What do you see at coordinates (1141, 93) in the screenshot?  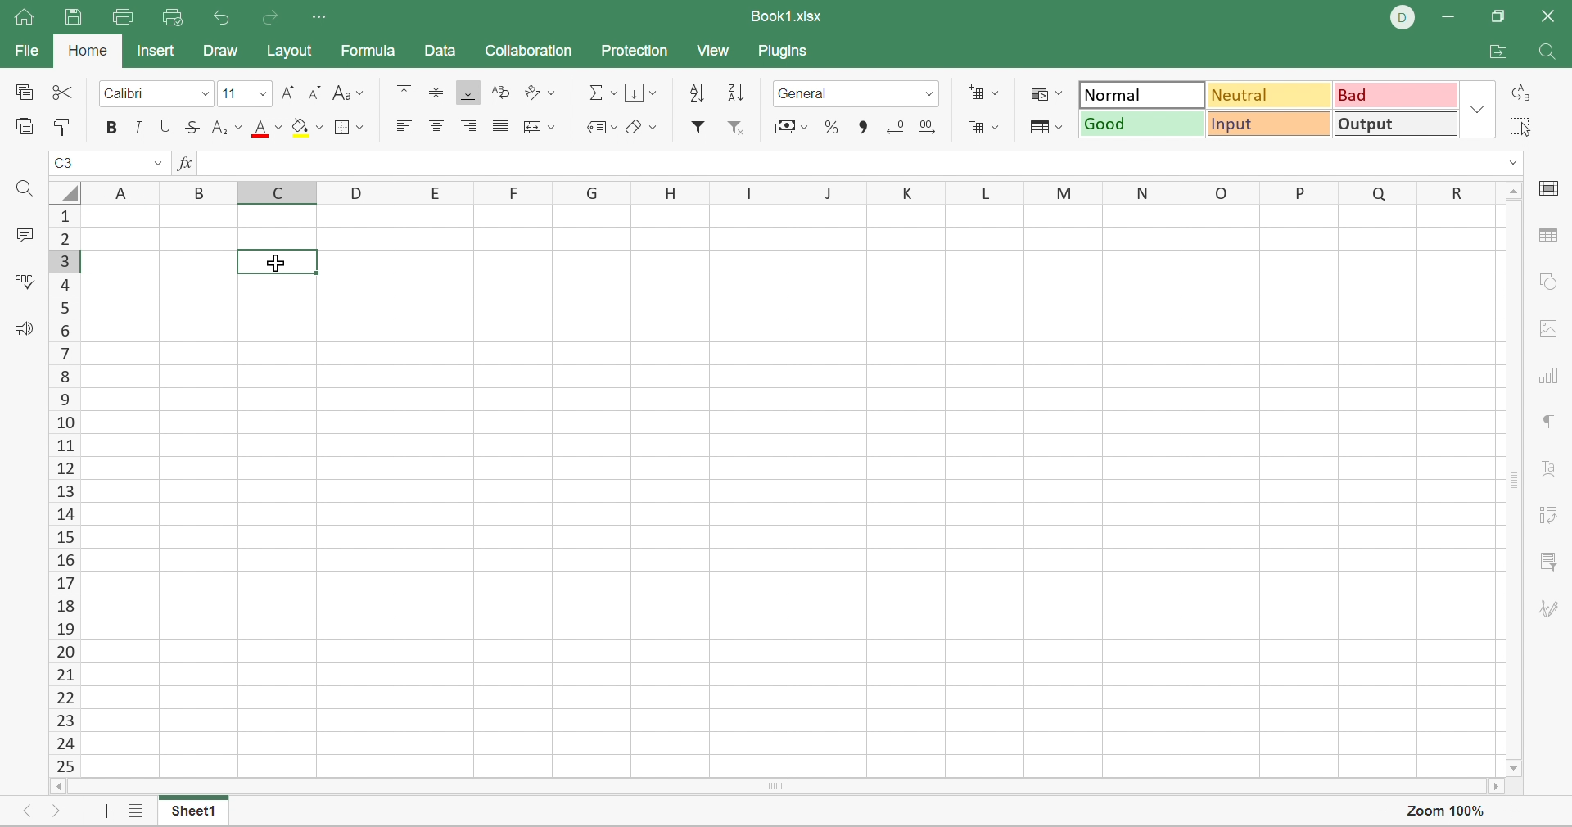 I see `Normal` at bounding box center [1141, 93].